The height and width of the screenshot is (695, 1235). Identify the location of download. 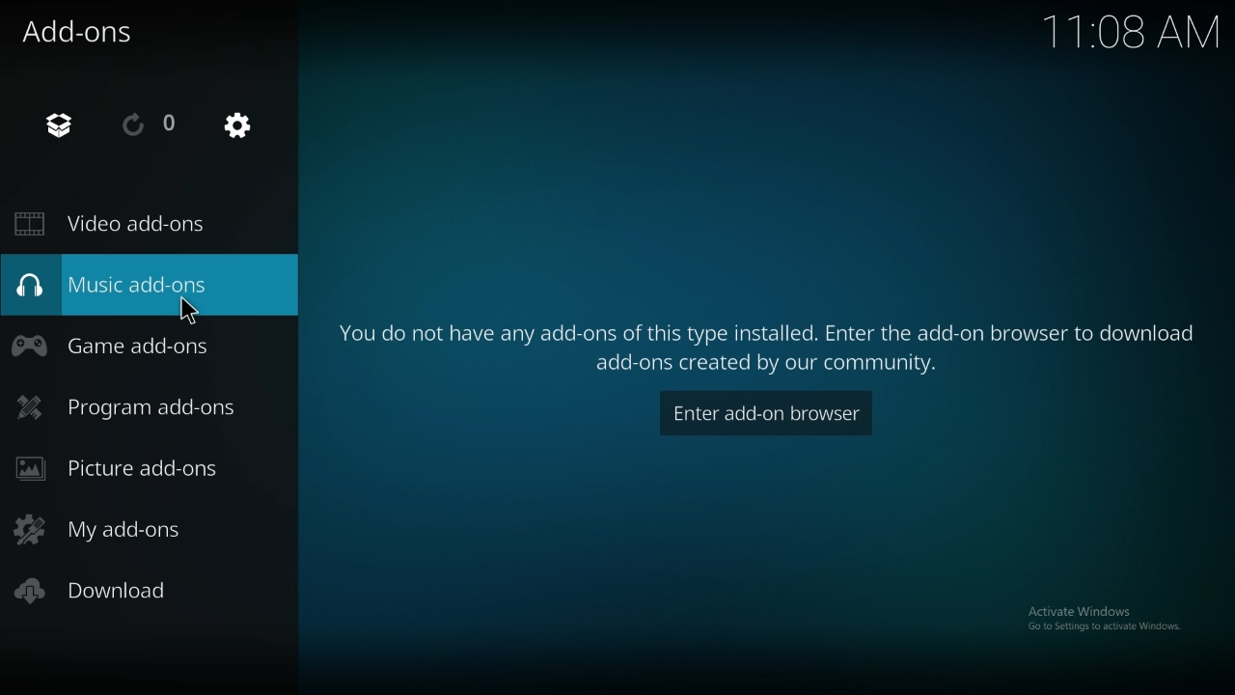
(101, 592).